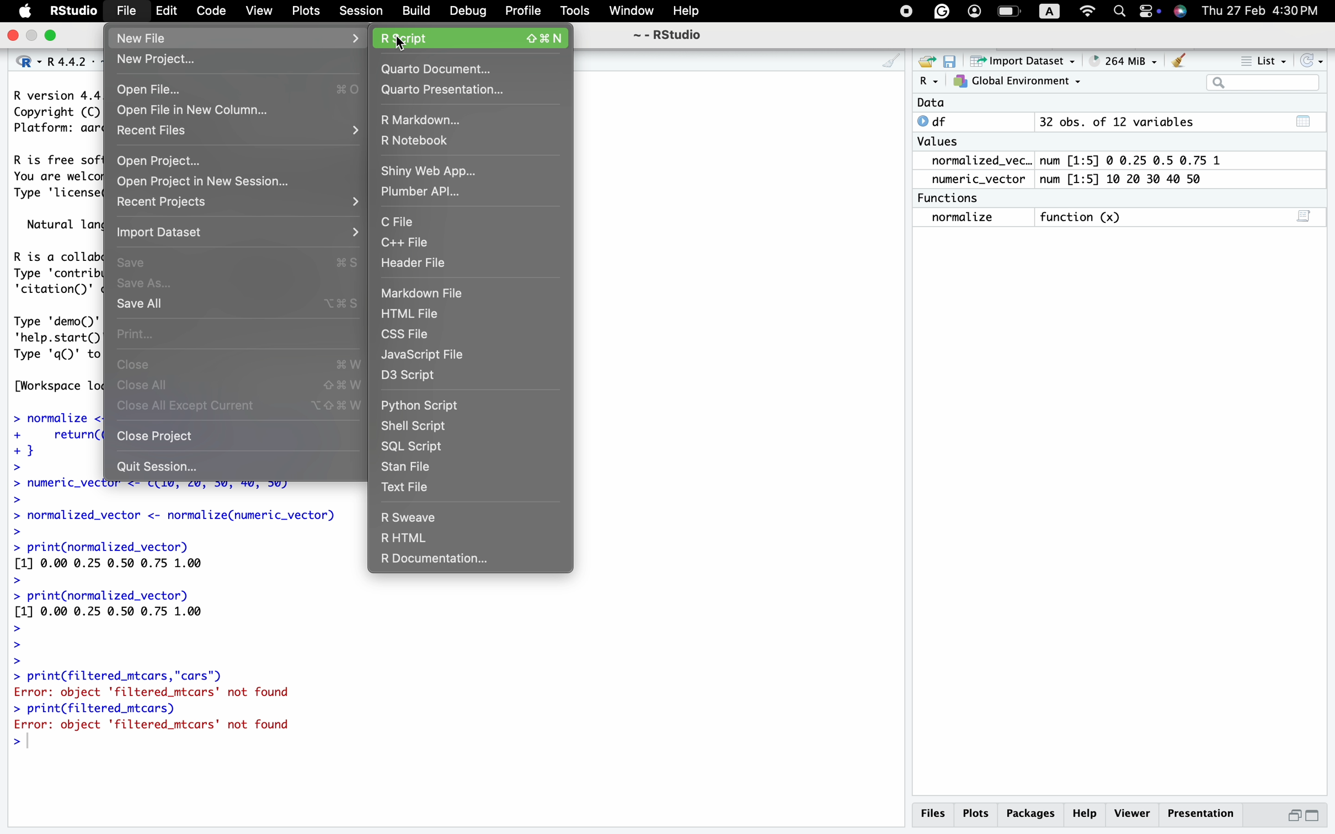 The image size is (1335, 834). Describe the element at coordinates (939, 102) in the screenshot. I see `date` at that location.